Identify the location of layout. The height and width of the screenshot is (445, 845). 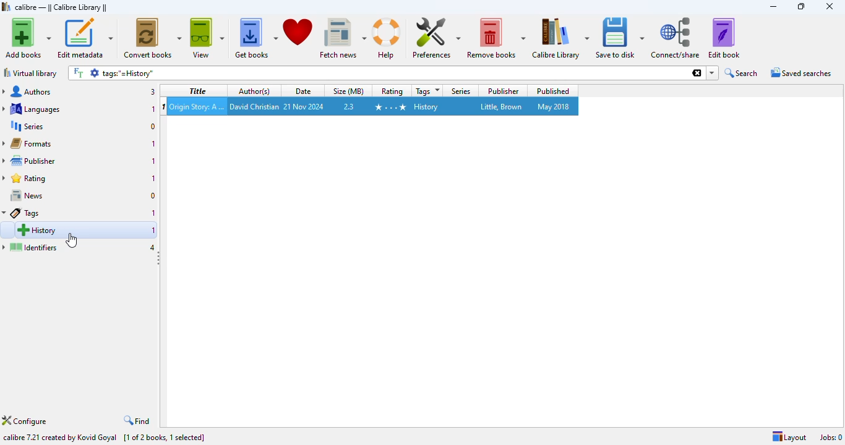
(789, 437).